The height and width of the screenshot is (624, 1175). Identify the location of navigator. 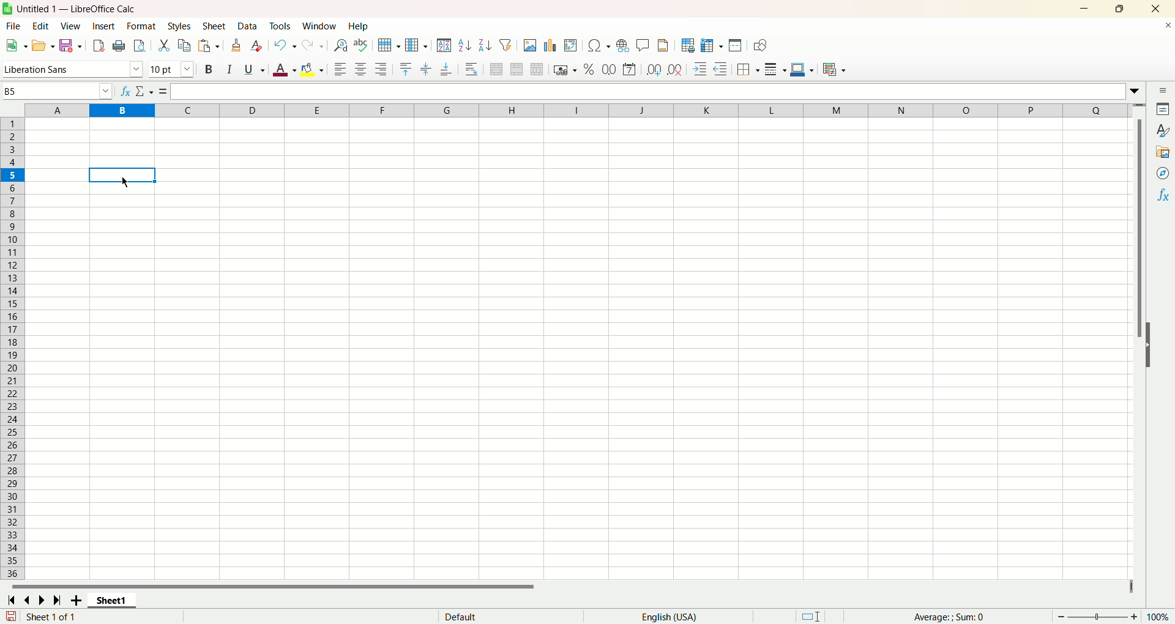
(1164, 173).